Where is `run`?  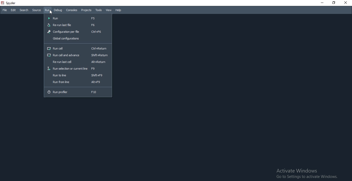
run is located at coordinates (78, 18).